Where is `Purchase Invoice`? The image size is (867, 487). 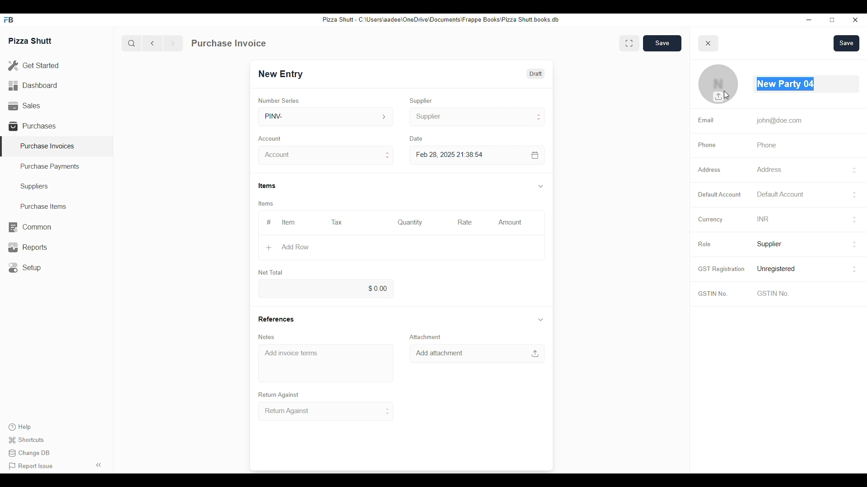
Purchase Invoice is located at coordinates (229, 43).